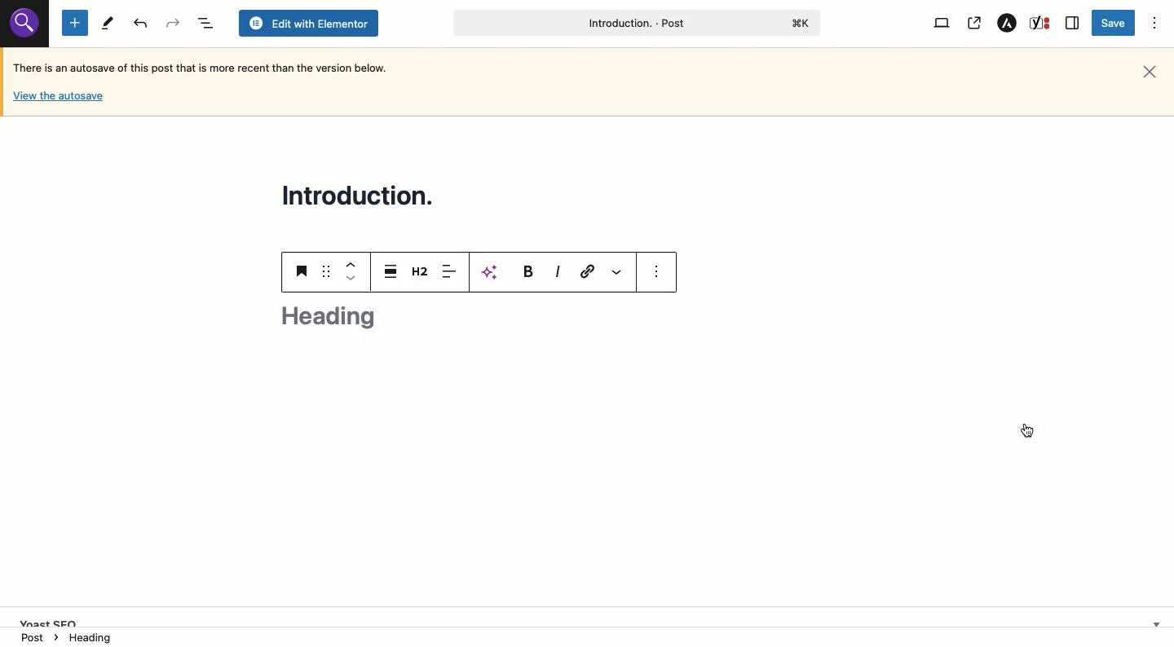 This screenshot has height=647, width=1174. Describe the element at coordinates (944, 24) in the screenshot. I see `View` at that location.